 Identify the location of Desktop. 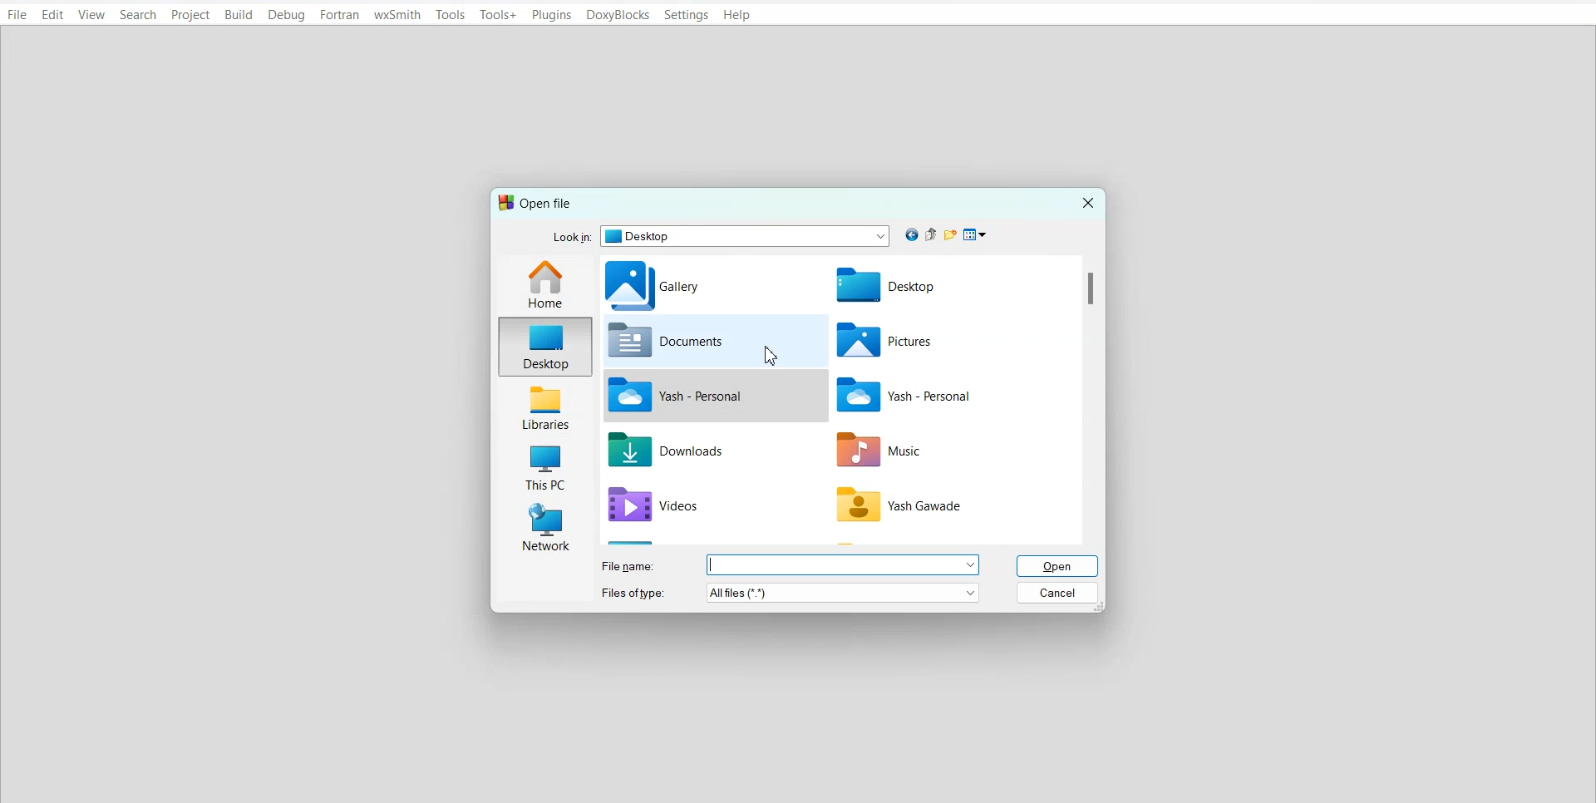
(948, 285).